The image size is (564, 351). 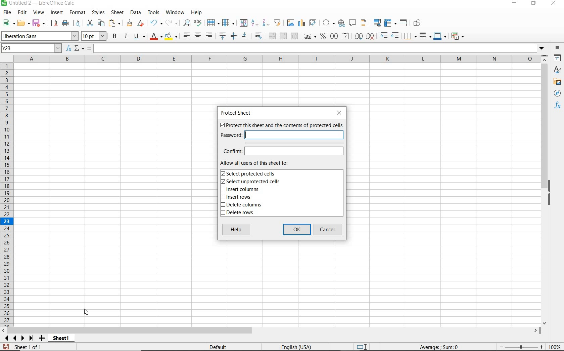 I want to click on ITALIC, so click(x=126, y=37).